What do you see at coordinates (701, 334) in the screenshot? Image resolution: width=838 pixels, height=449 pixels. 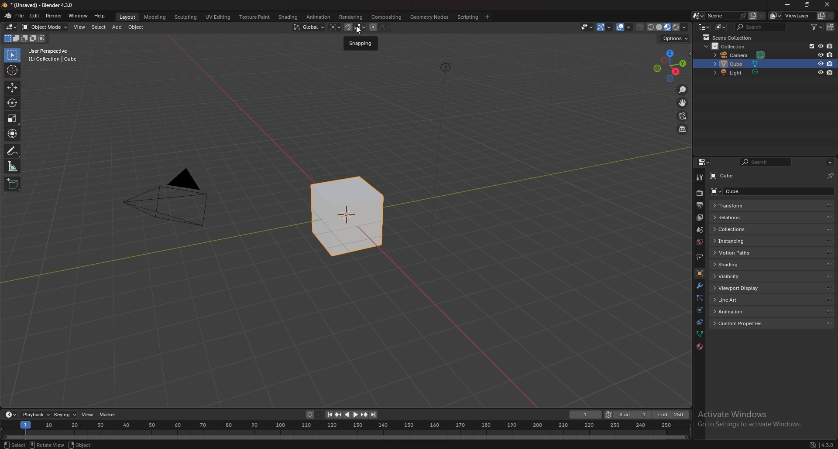 I see `data` at bounding box center [701, 334].